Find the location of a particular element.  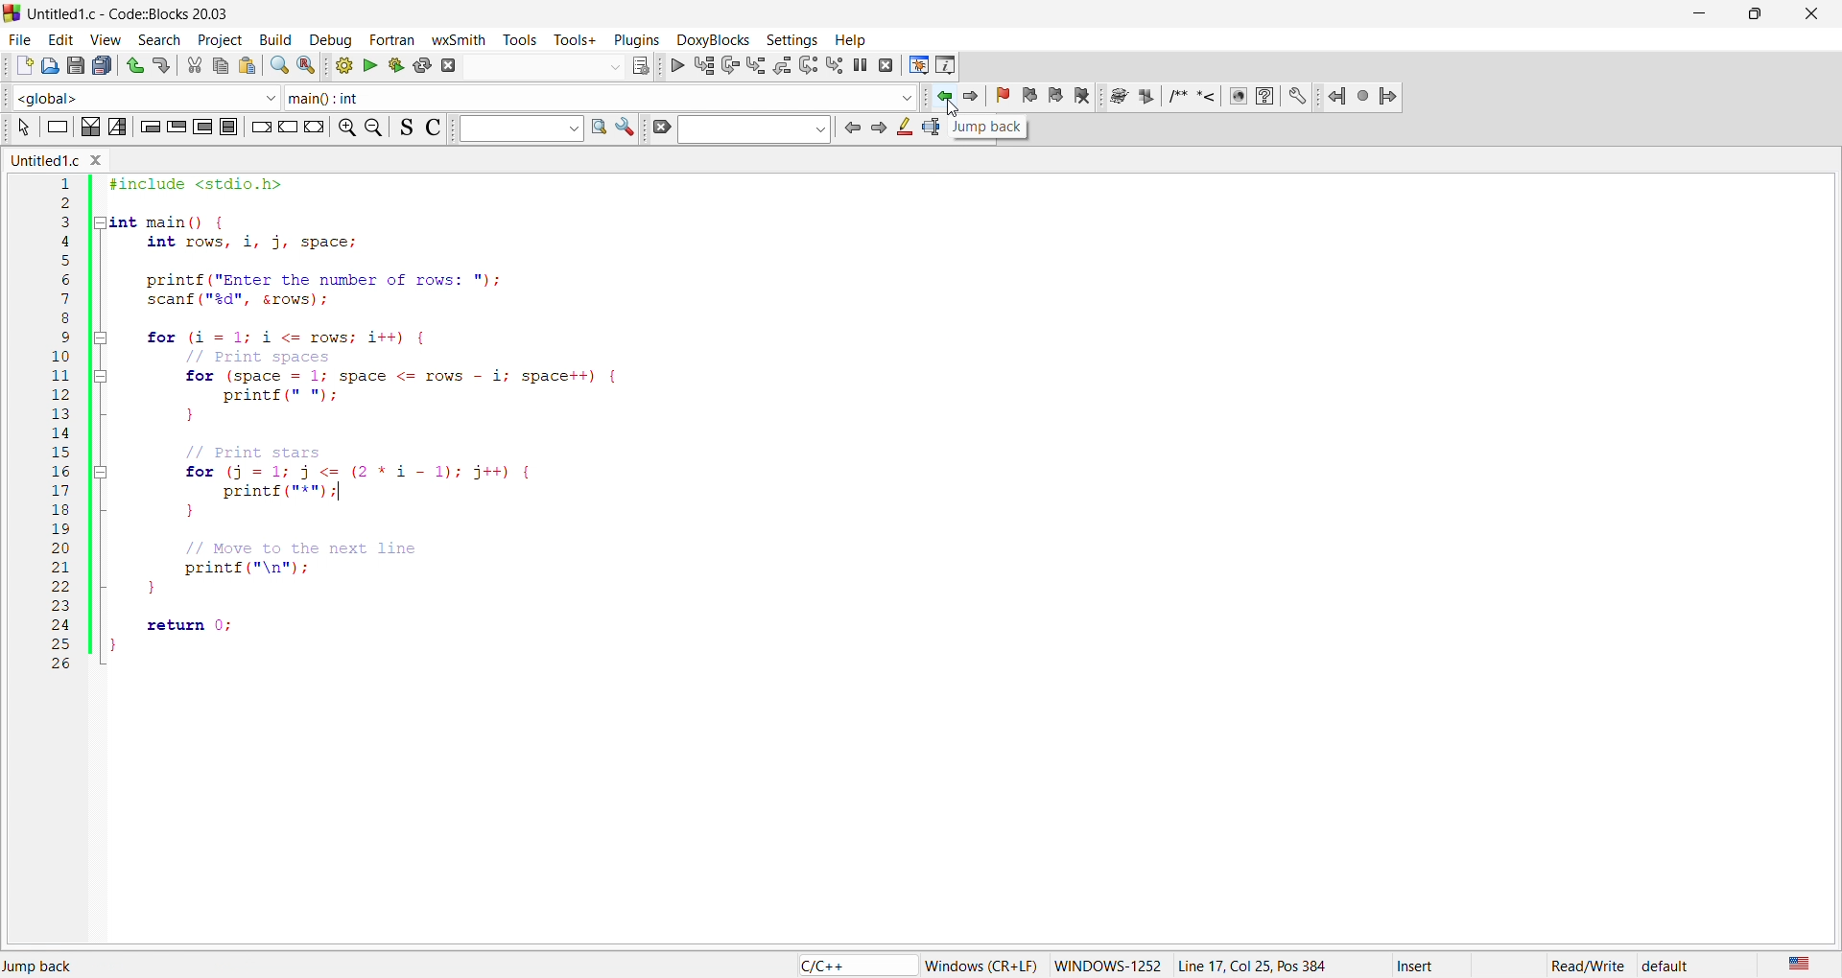

jump forward is located at coordinates (976, 94).